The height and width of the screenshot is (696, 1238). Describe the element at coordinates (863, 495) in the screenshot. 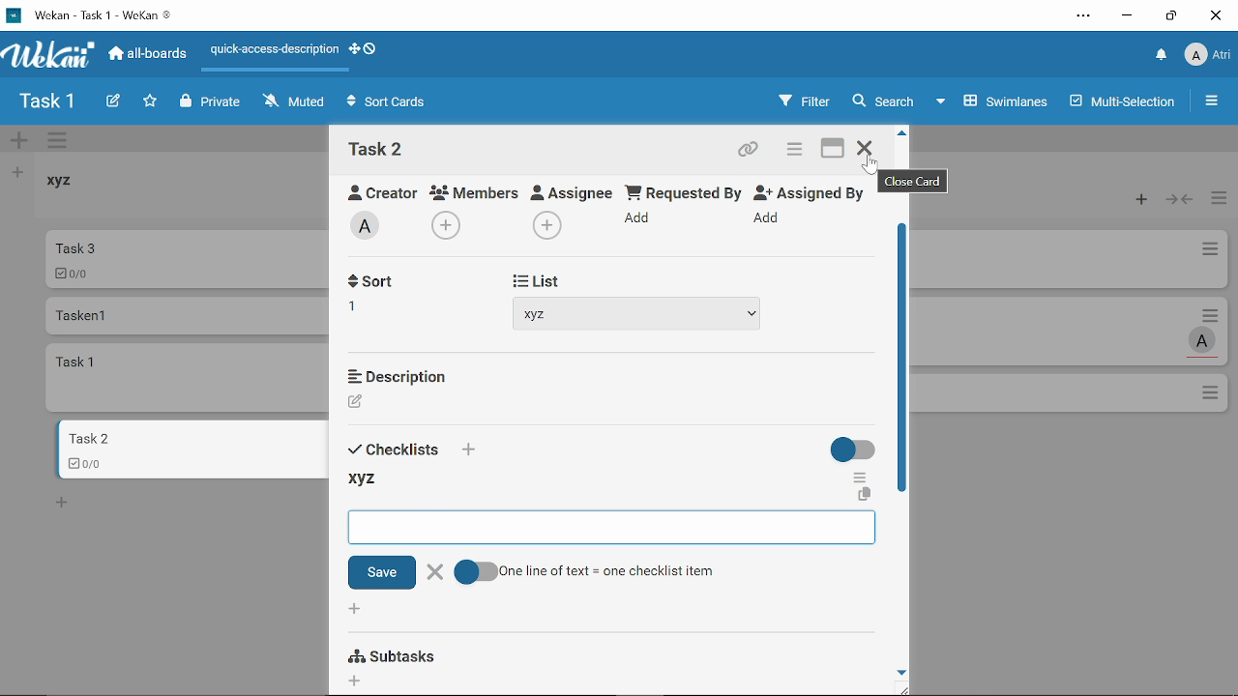

I see `Copy` at that location.